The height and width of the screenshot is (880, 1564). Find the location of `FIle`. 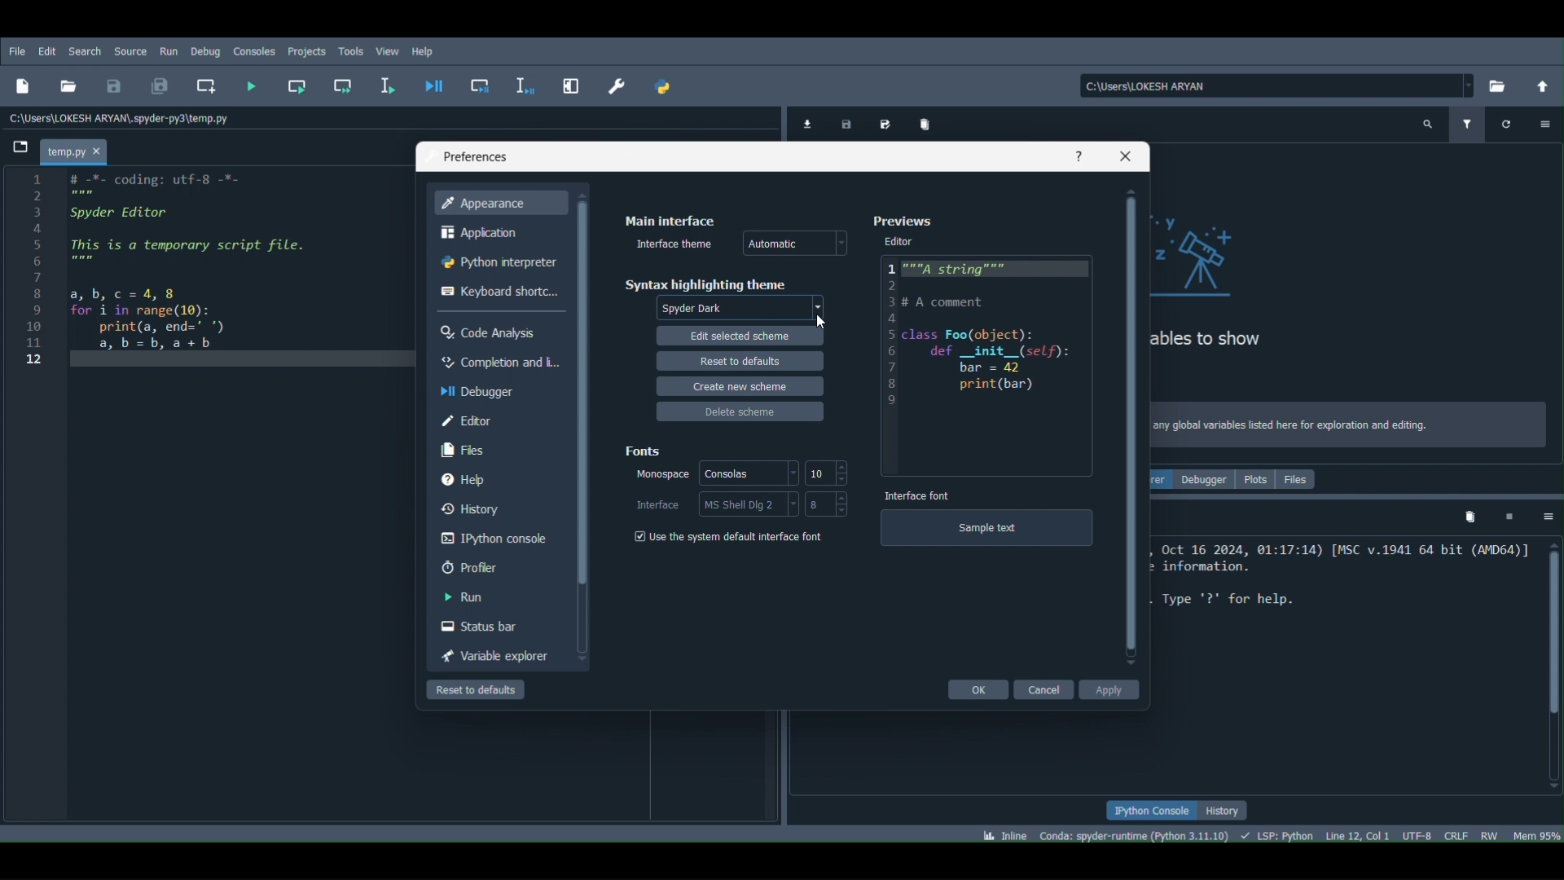

FIle is located at coordinates (15, 46).